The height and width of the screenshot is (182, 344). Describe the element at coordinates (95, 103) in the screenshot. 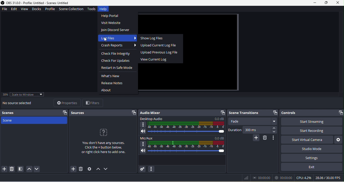

I see `filter` at that location.